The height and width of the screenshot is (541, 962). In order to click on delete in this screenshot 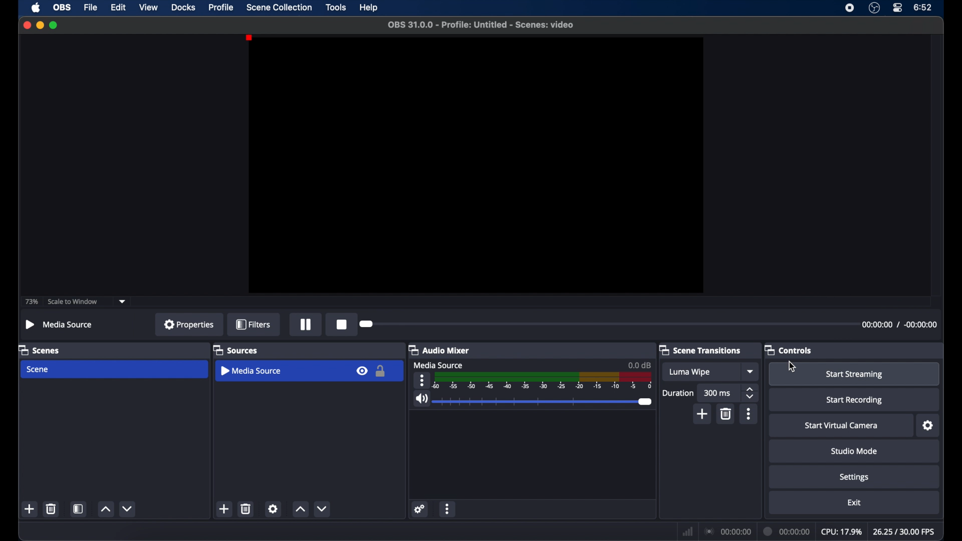, I will do `click(247, 509)`.